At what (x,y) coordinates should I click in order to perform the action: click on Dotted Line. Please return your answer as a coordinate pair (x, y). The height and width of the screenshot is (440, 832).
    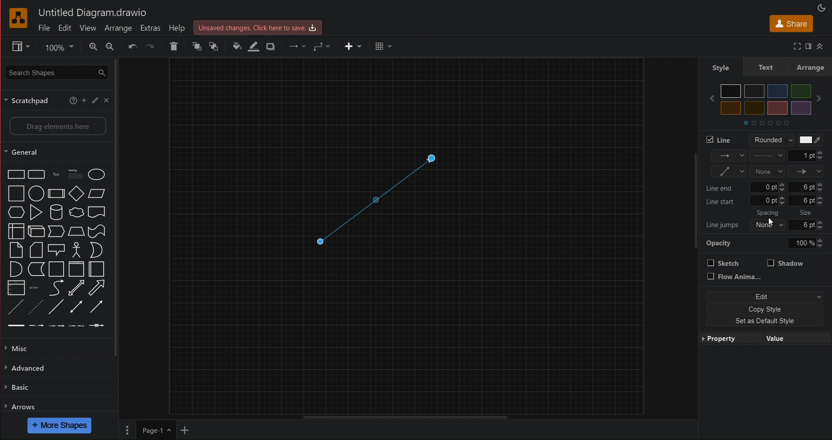
    Looking at the image, I should click on (376, 196).